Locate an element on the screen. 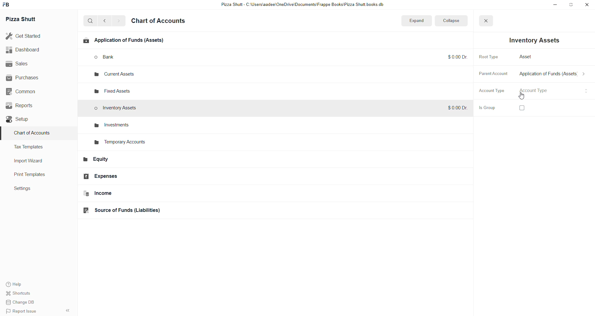 The width and height of the screenshot is (595, 316). Setup  is located at coordinates (25, 120).